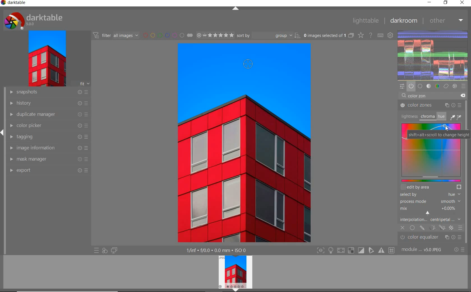  What do you see at coordinates (371, 35) in the screenshot?
I see `enable for online help` at bounding box center [371, 35].